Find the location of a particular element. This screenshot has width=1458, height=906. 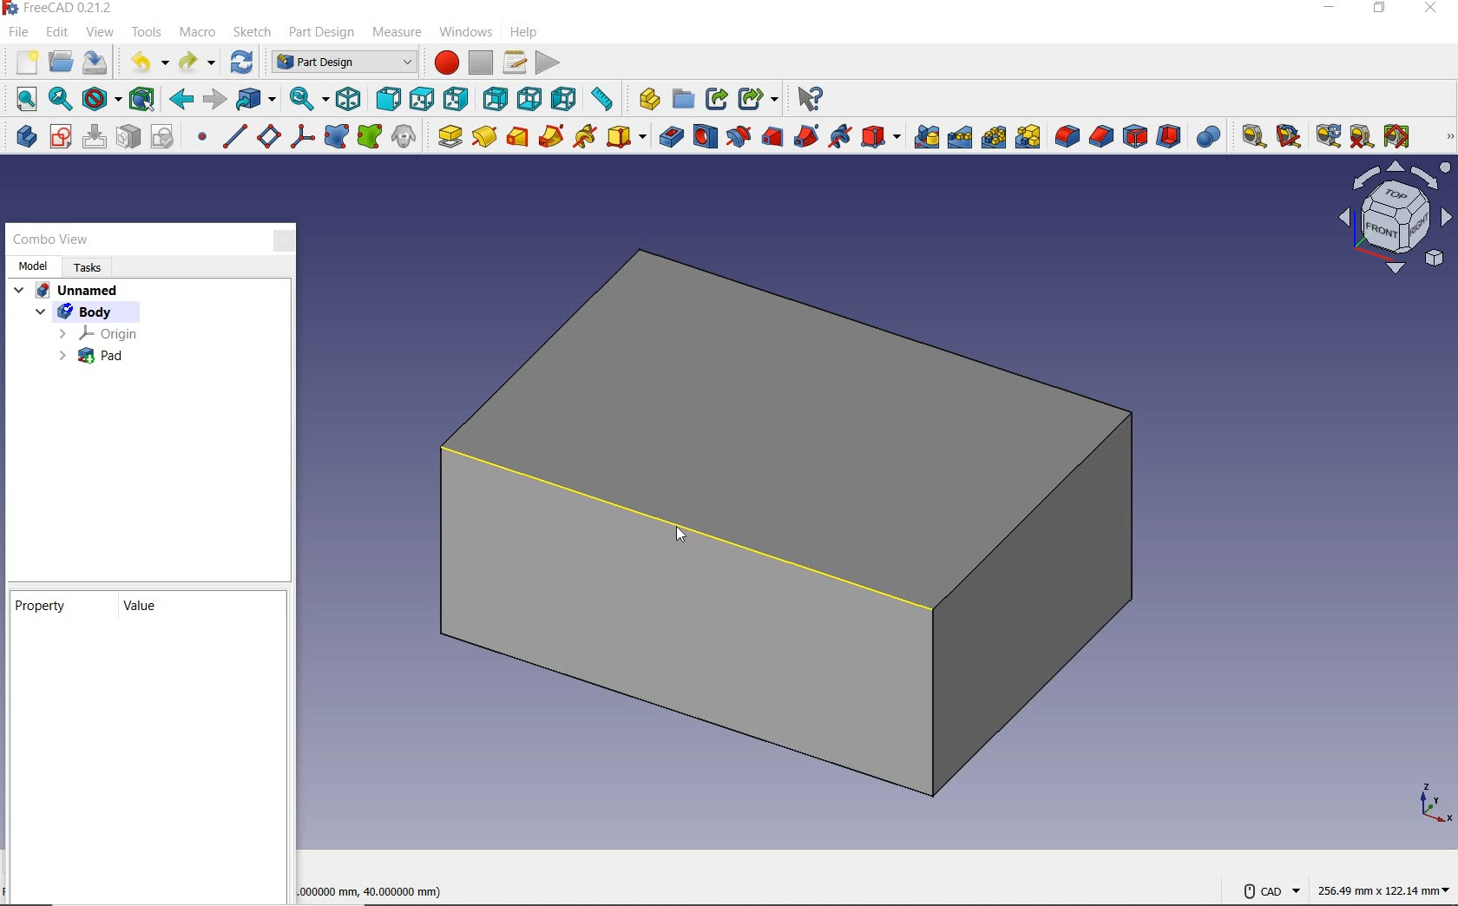

undo is located at coordinates (146, 61).